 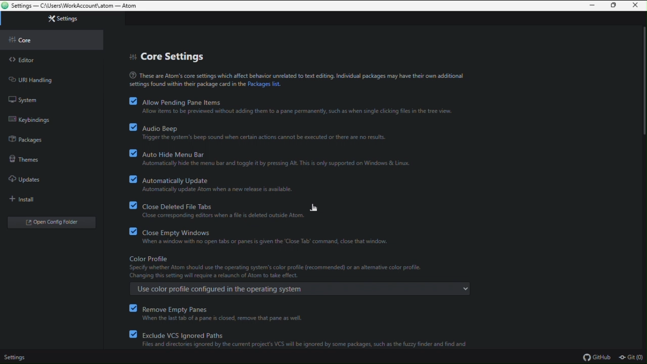 I want to click on github, so click(x=600, y=358).